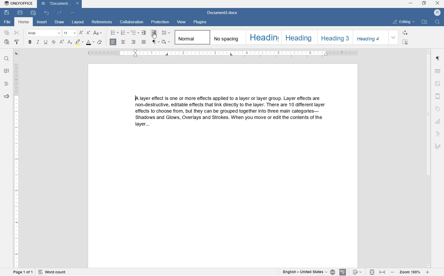  Describe the element at coordinates (370, 38) in the screenshot. I see `HEADING 4` at that location.